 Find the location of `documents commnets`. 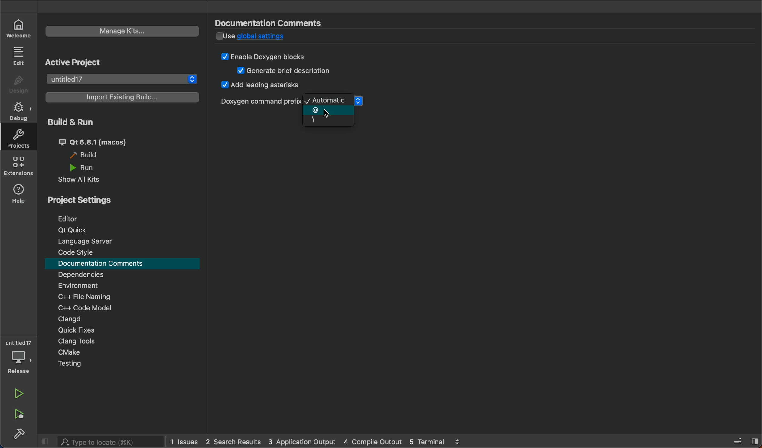

documents commnets is located at coordinates (274, 23).